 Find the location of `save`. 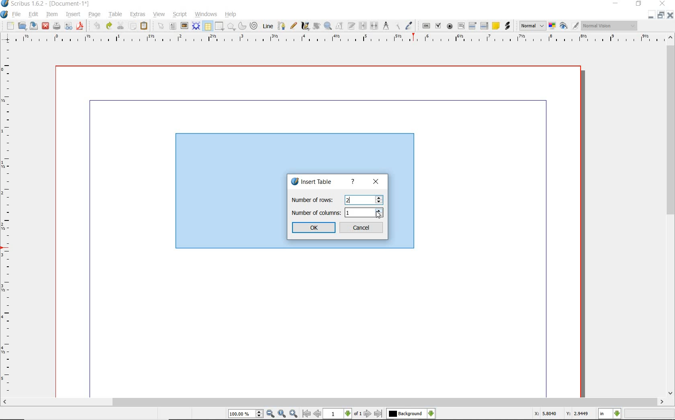

save is located at coordinates (34, 25).